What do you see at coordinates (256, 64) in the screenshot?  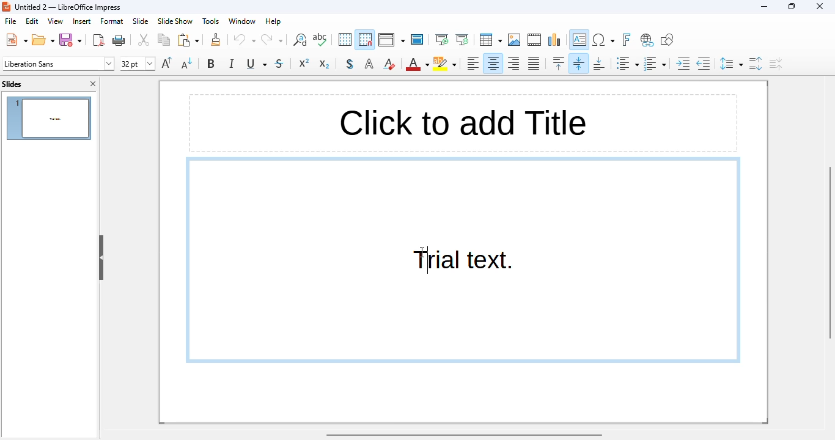 I see `underline` at bounding box center [256, 64].